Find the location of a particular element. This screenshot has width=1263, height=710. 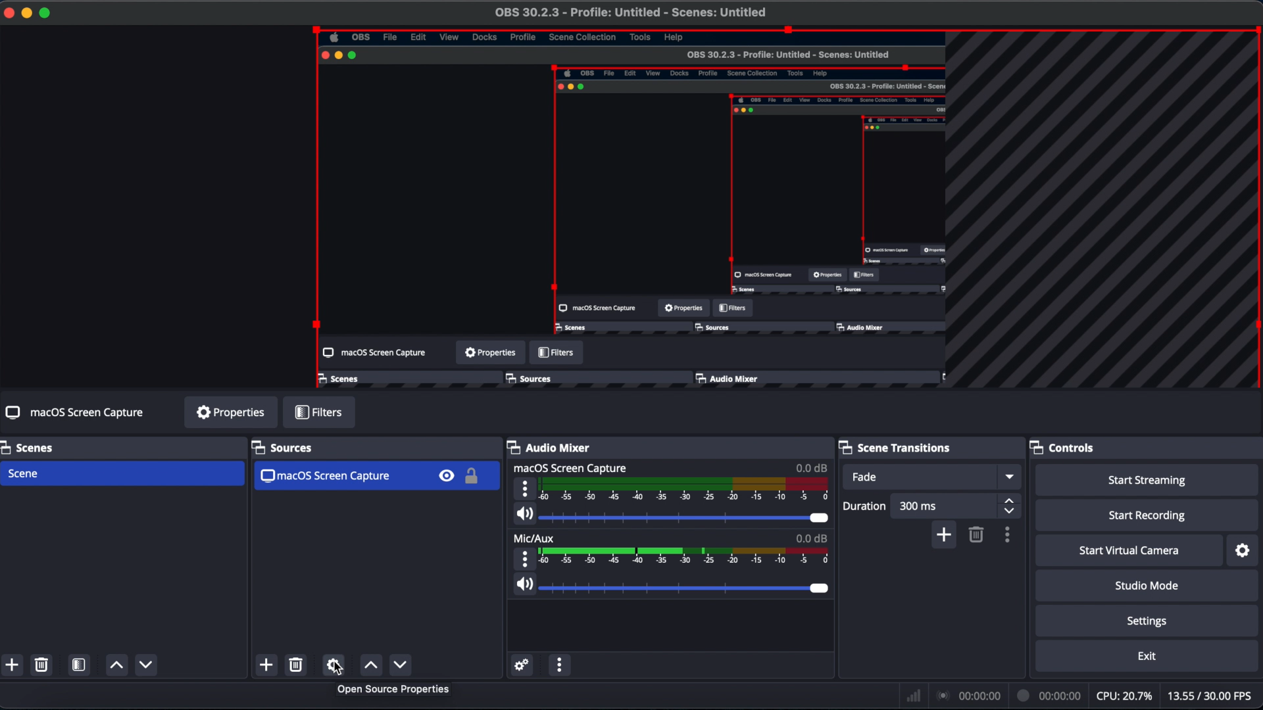

fade drop down menu is located at coordinates (1009, 476).